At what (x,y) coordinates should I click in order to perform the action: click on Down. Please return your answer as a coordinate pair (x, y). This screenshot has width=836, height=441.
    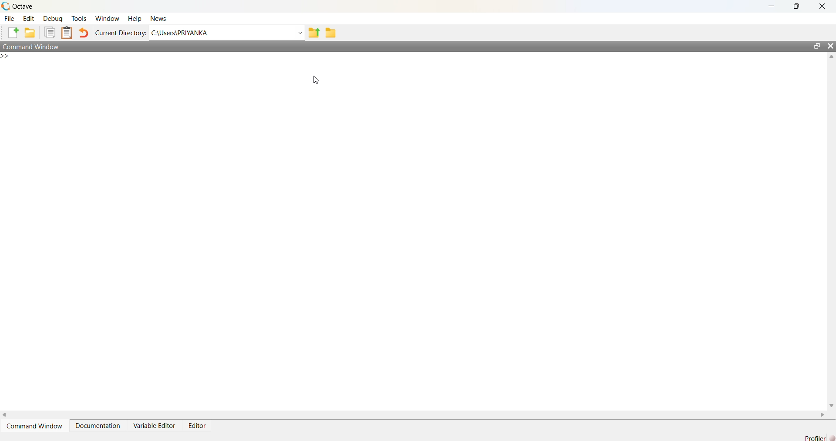
    Looking at the image, I should click on (831, 402).